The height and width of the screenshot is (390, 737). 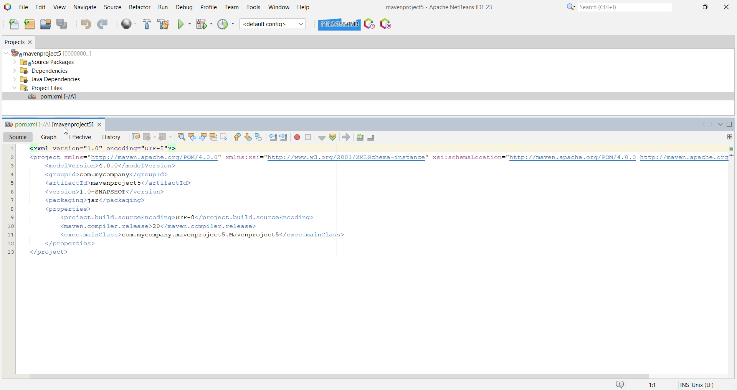 What do you see at coordinates (308, 138) in the screenshot?
I see `Stop Macro Recording` at bounding box center [308, 138].